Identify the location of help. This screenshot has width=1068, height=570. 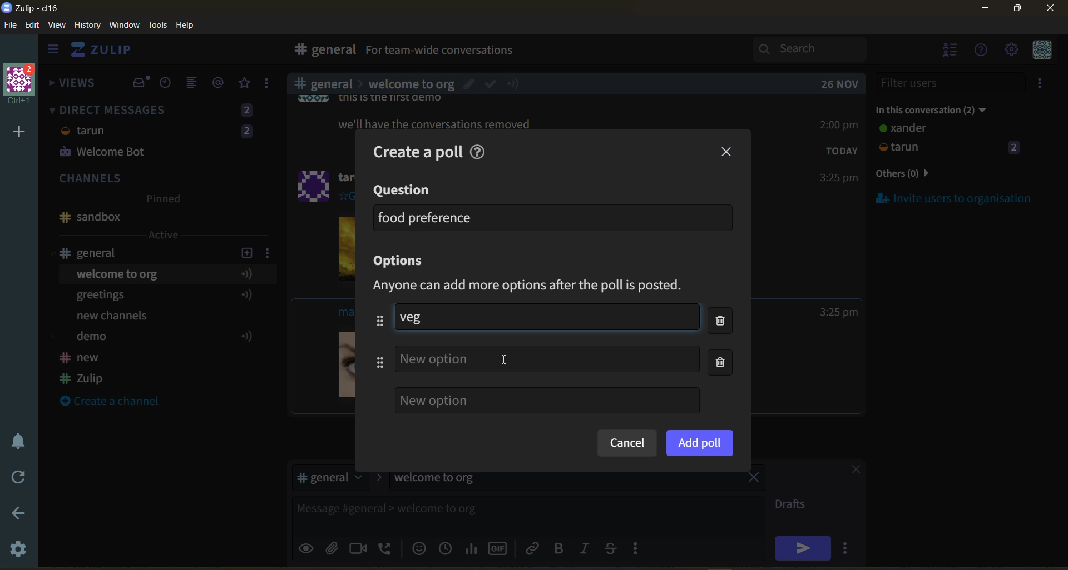
(189, 26).